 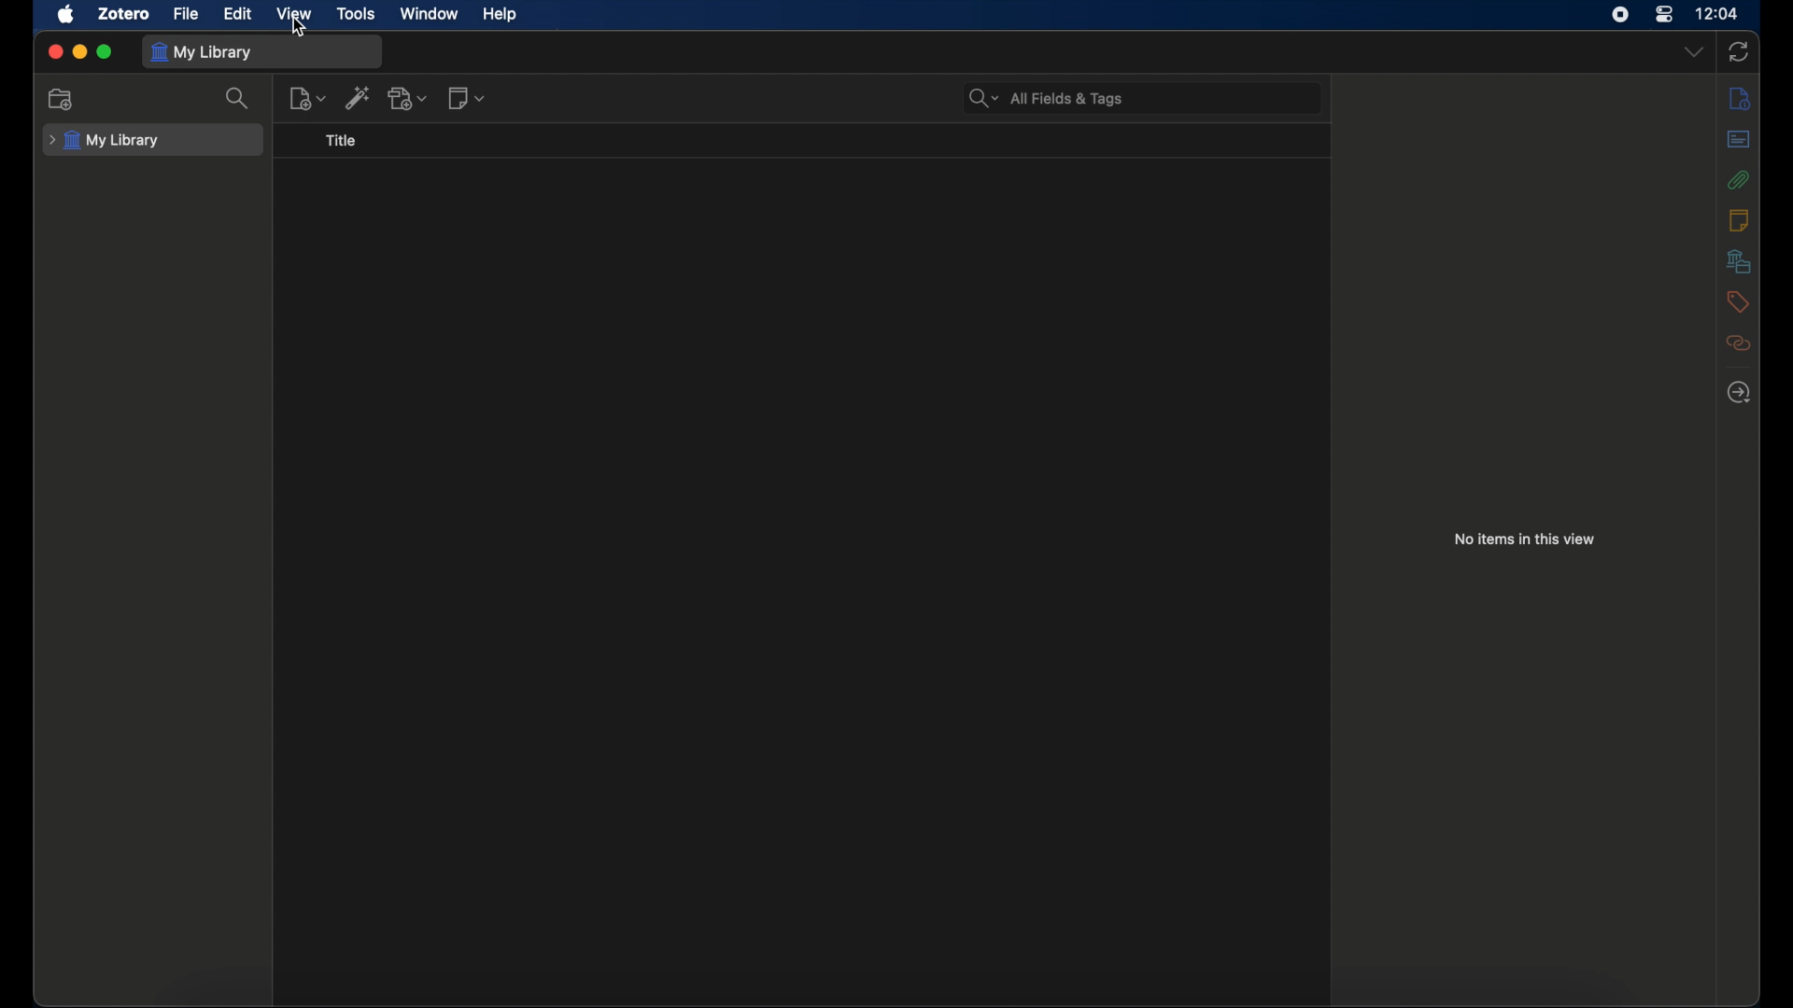 I want to click on edit, so click(x=241, y=13).